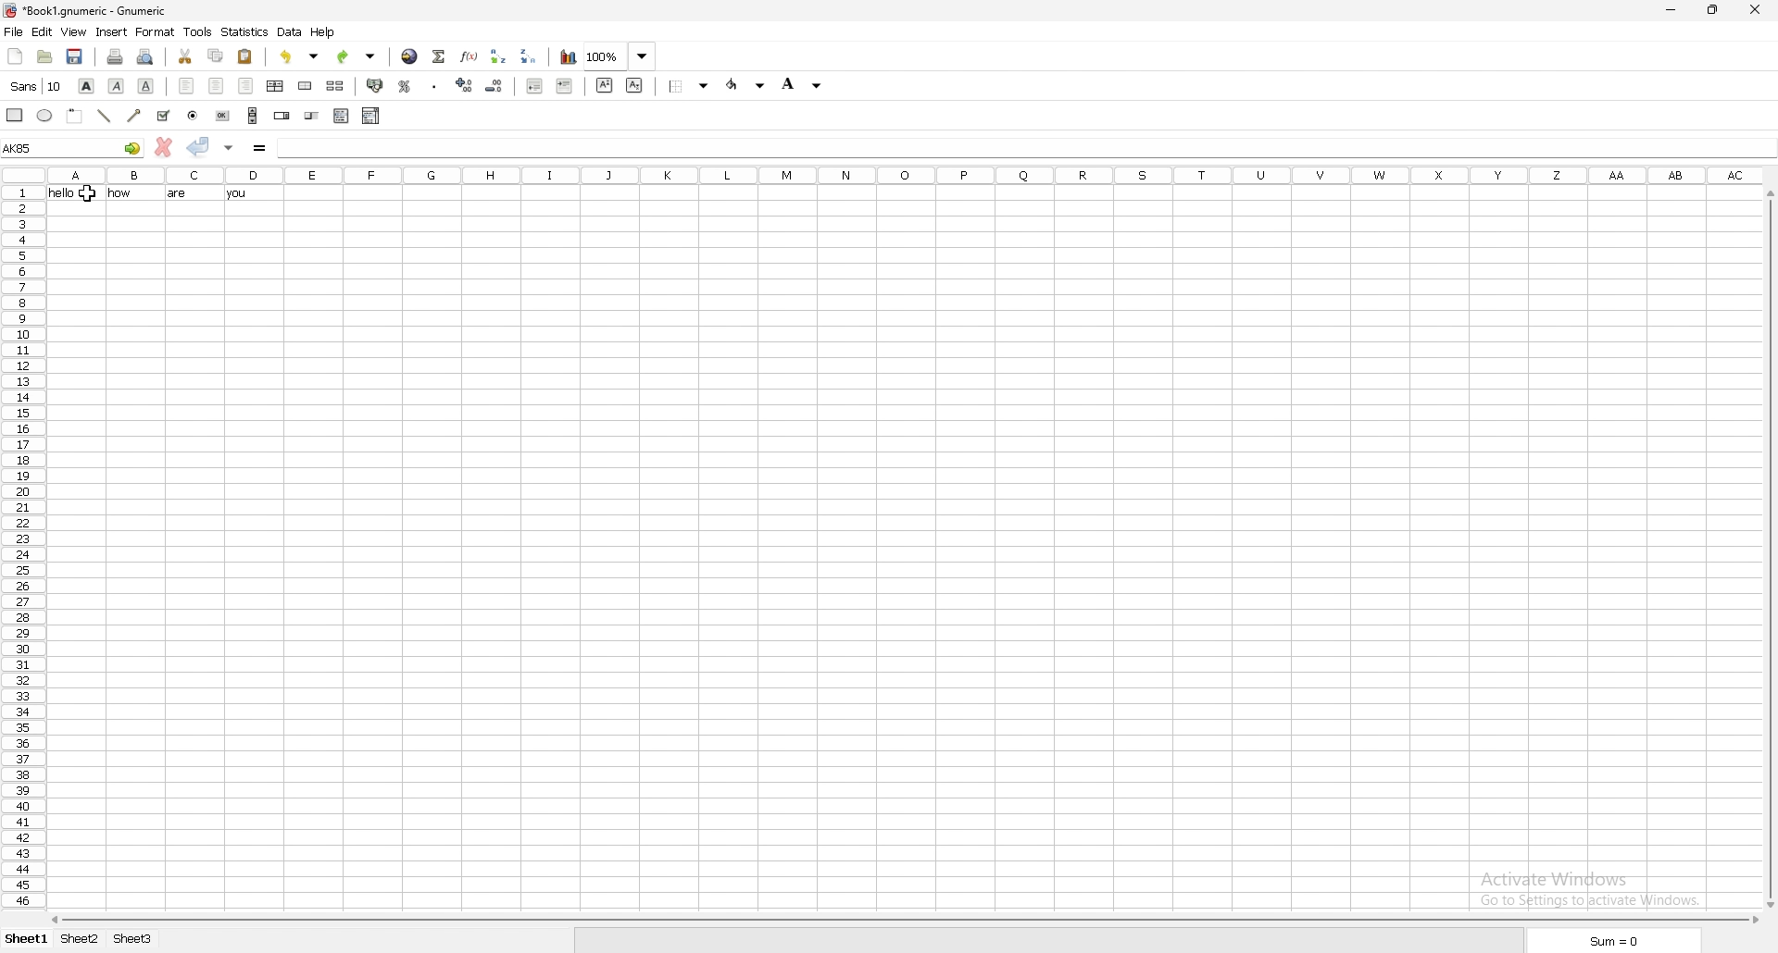  Describe the element at coordinates (146, 56) in the screenshot. I see `print preview` at that location.